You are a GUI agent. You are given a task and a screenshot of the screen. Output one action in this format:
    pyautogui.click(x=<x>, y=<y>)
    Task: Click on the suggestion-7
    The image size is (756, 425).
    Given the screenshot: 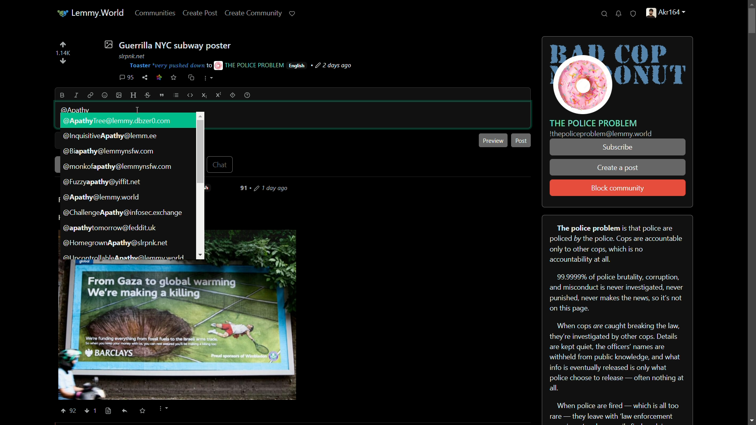 What is the action you would take?
    pyautogui.click(x=123, y=213)
    